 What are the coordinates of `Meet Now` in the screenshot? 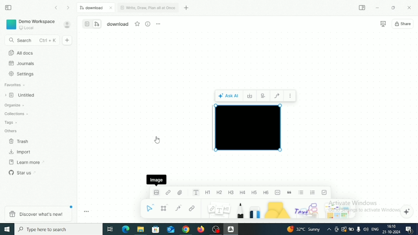 It's located at (336, 229).